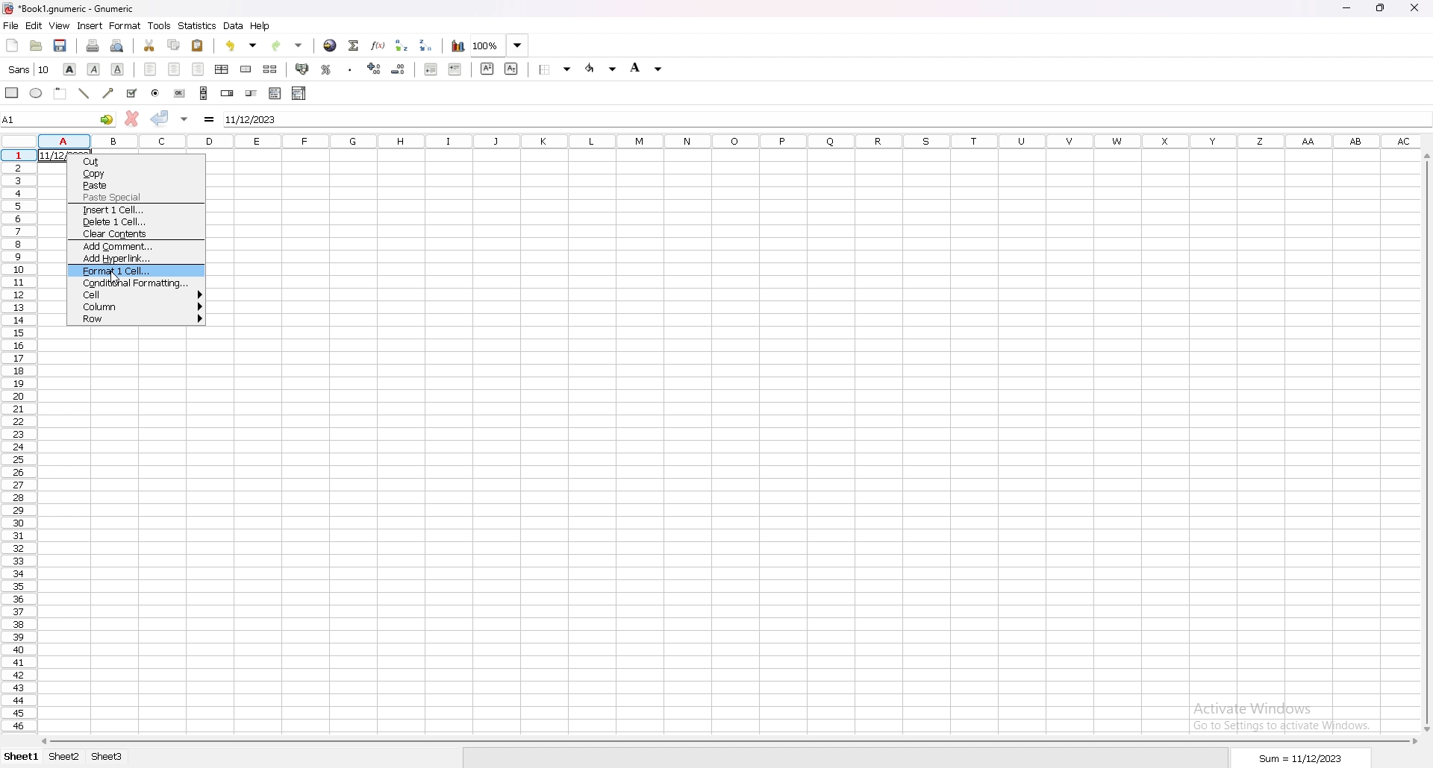  What do you see at coordinates (93, 45) in the screenshot?
I see `print` at bounding box center [93, 45].